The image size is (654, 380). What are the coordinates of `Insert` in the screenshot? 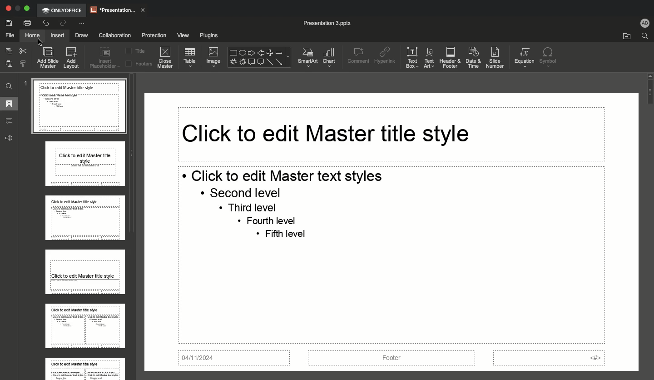 It's located at (57, 35).